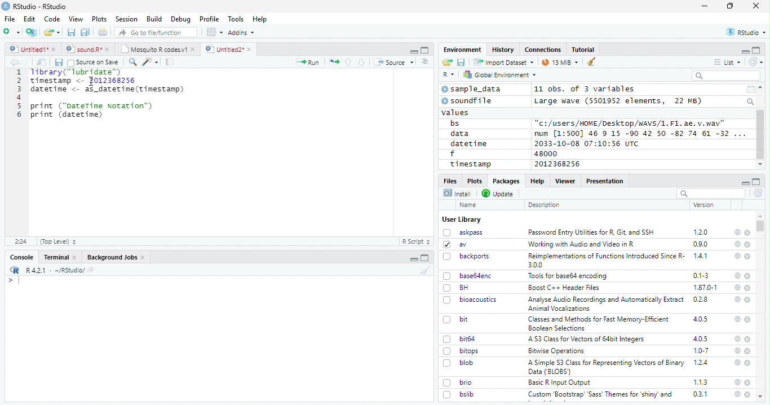 This screenshot has height=405, width=770. Describe the element at coordinates (701, 256) in the screenshot. I see `1.4.1` at that location.